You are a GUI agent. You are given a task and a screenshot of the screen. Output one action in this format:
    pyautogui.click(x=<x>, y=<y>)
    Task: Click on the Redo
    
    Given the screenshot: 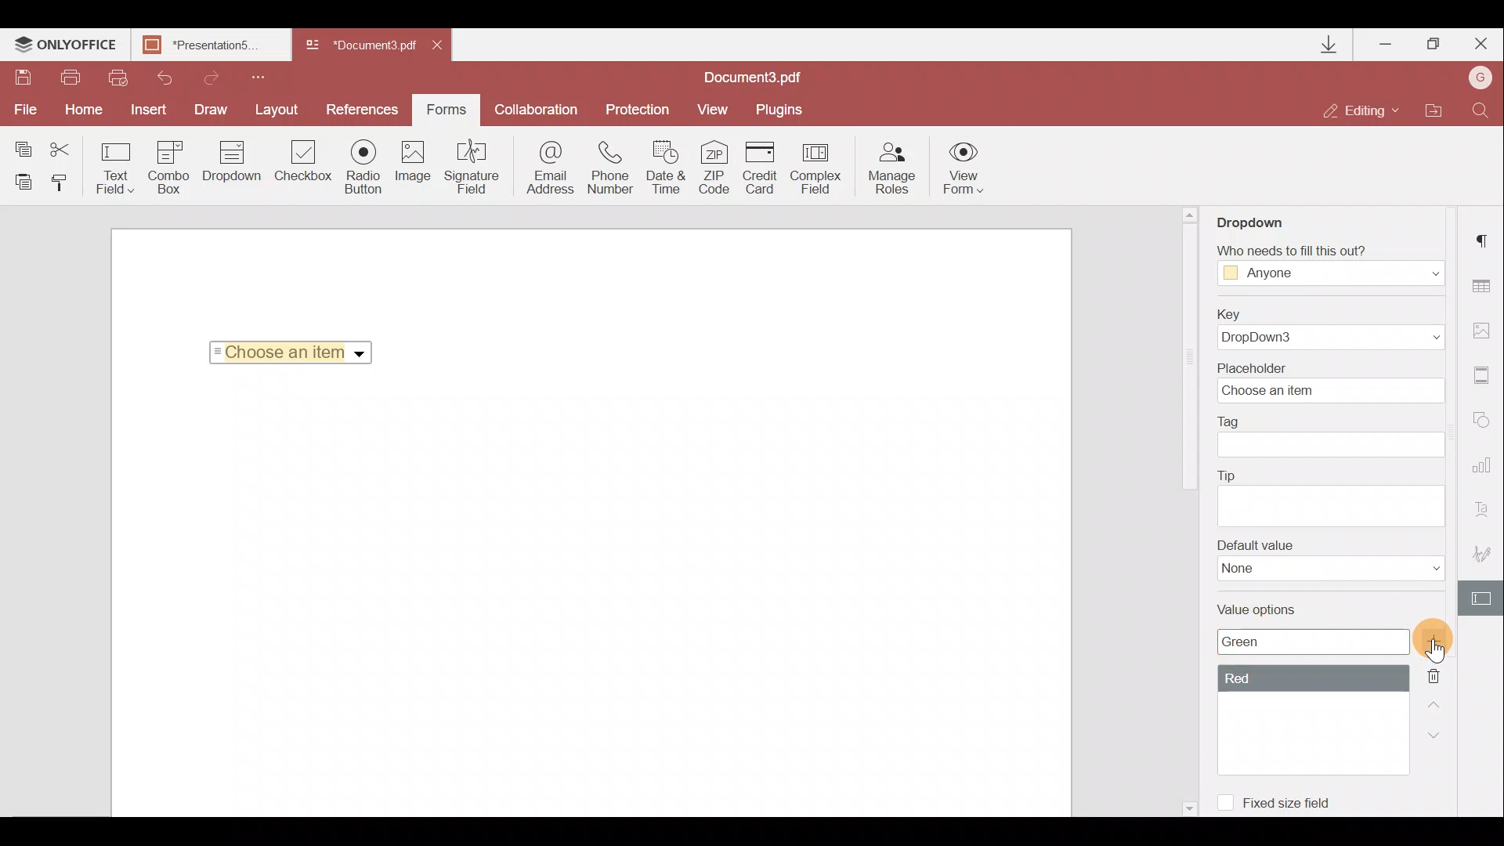 What is the action you would take?
    pyautogui.click(x=212, y=76)
    